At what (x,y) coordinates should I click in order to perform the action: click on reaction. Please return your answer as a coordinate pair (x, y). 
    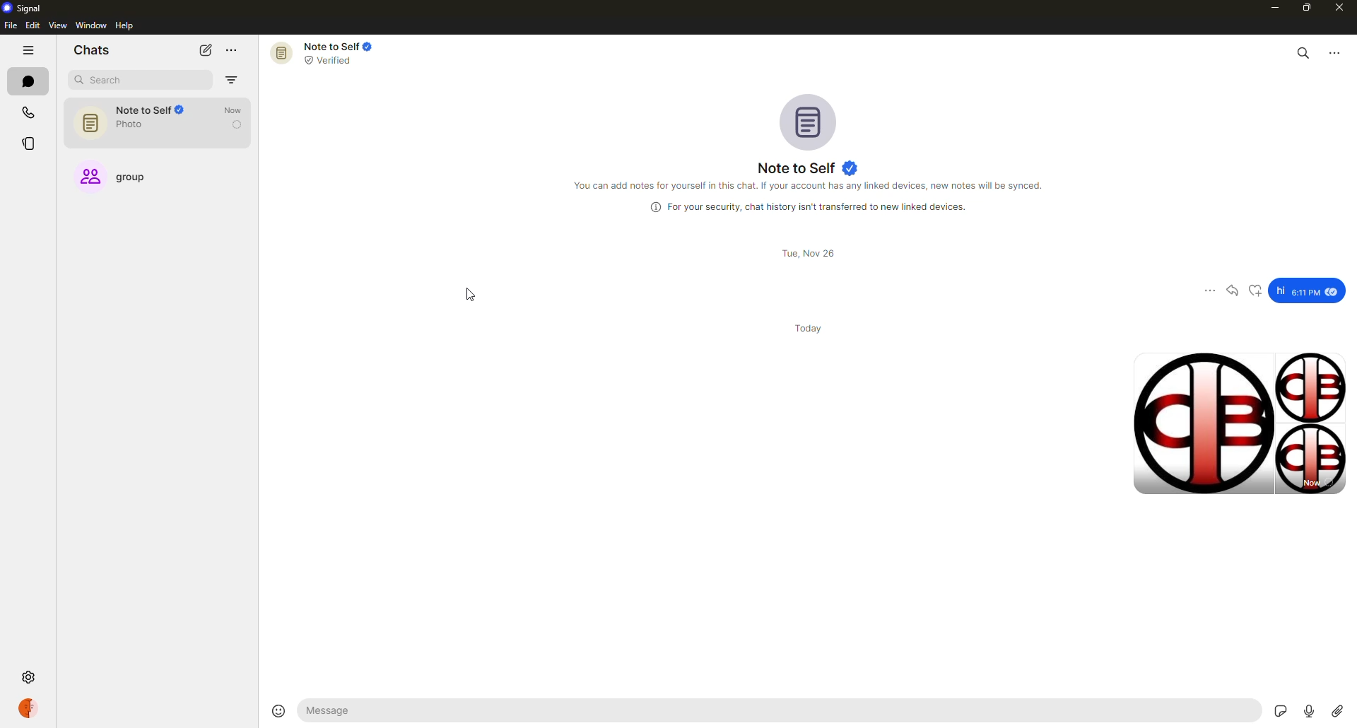
    Looking at the image, I should click on (1257, 290).